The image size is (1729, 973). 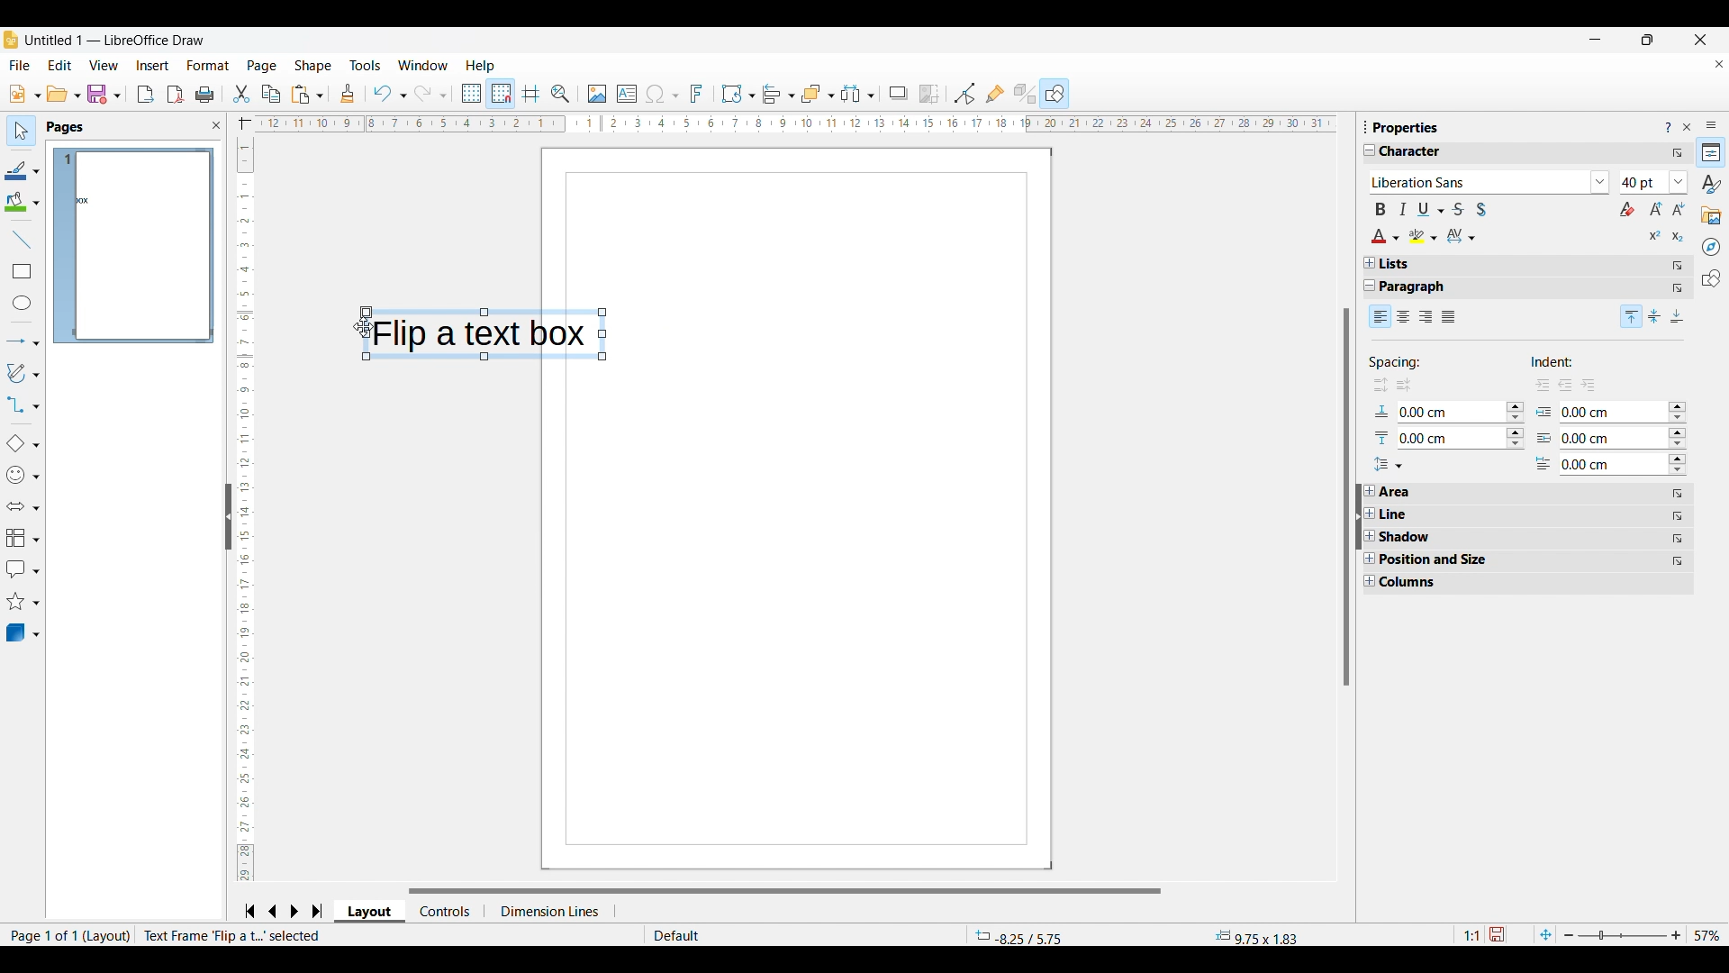 What do you see at coordinates (481, 66) in the screenshot?
I see `Help menu` at bounding box center [481, 66].